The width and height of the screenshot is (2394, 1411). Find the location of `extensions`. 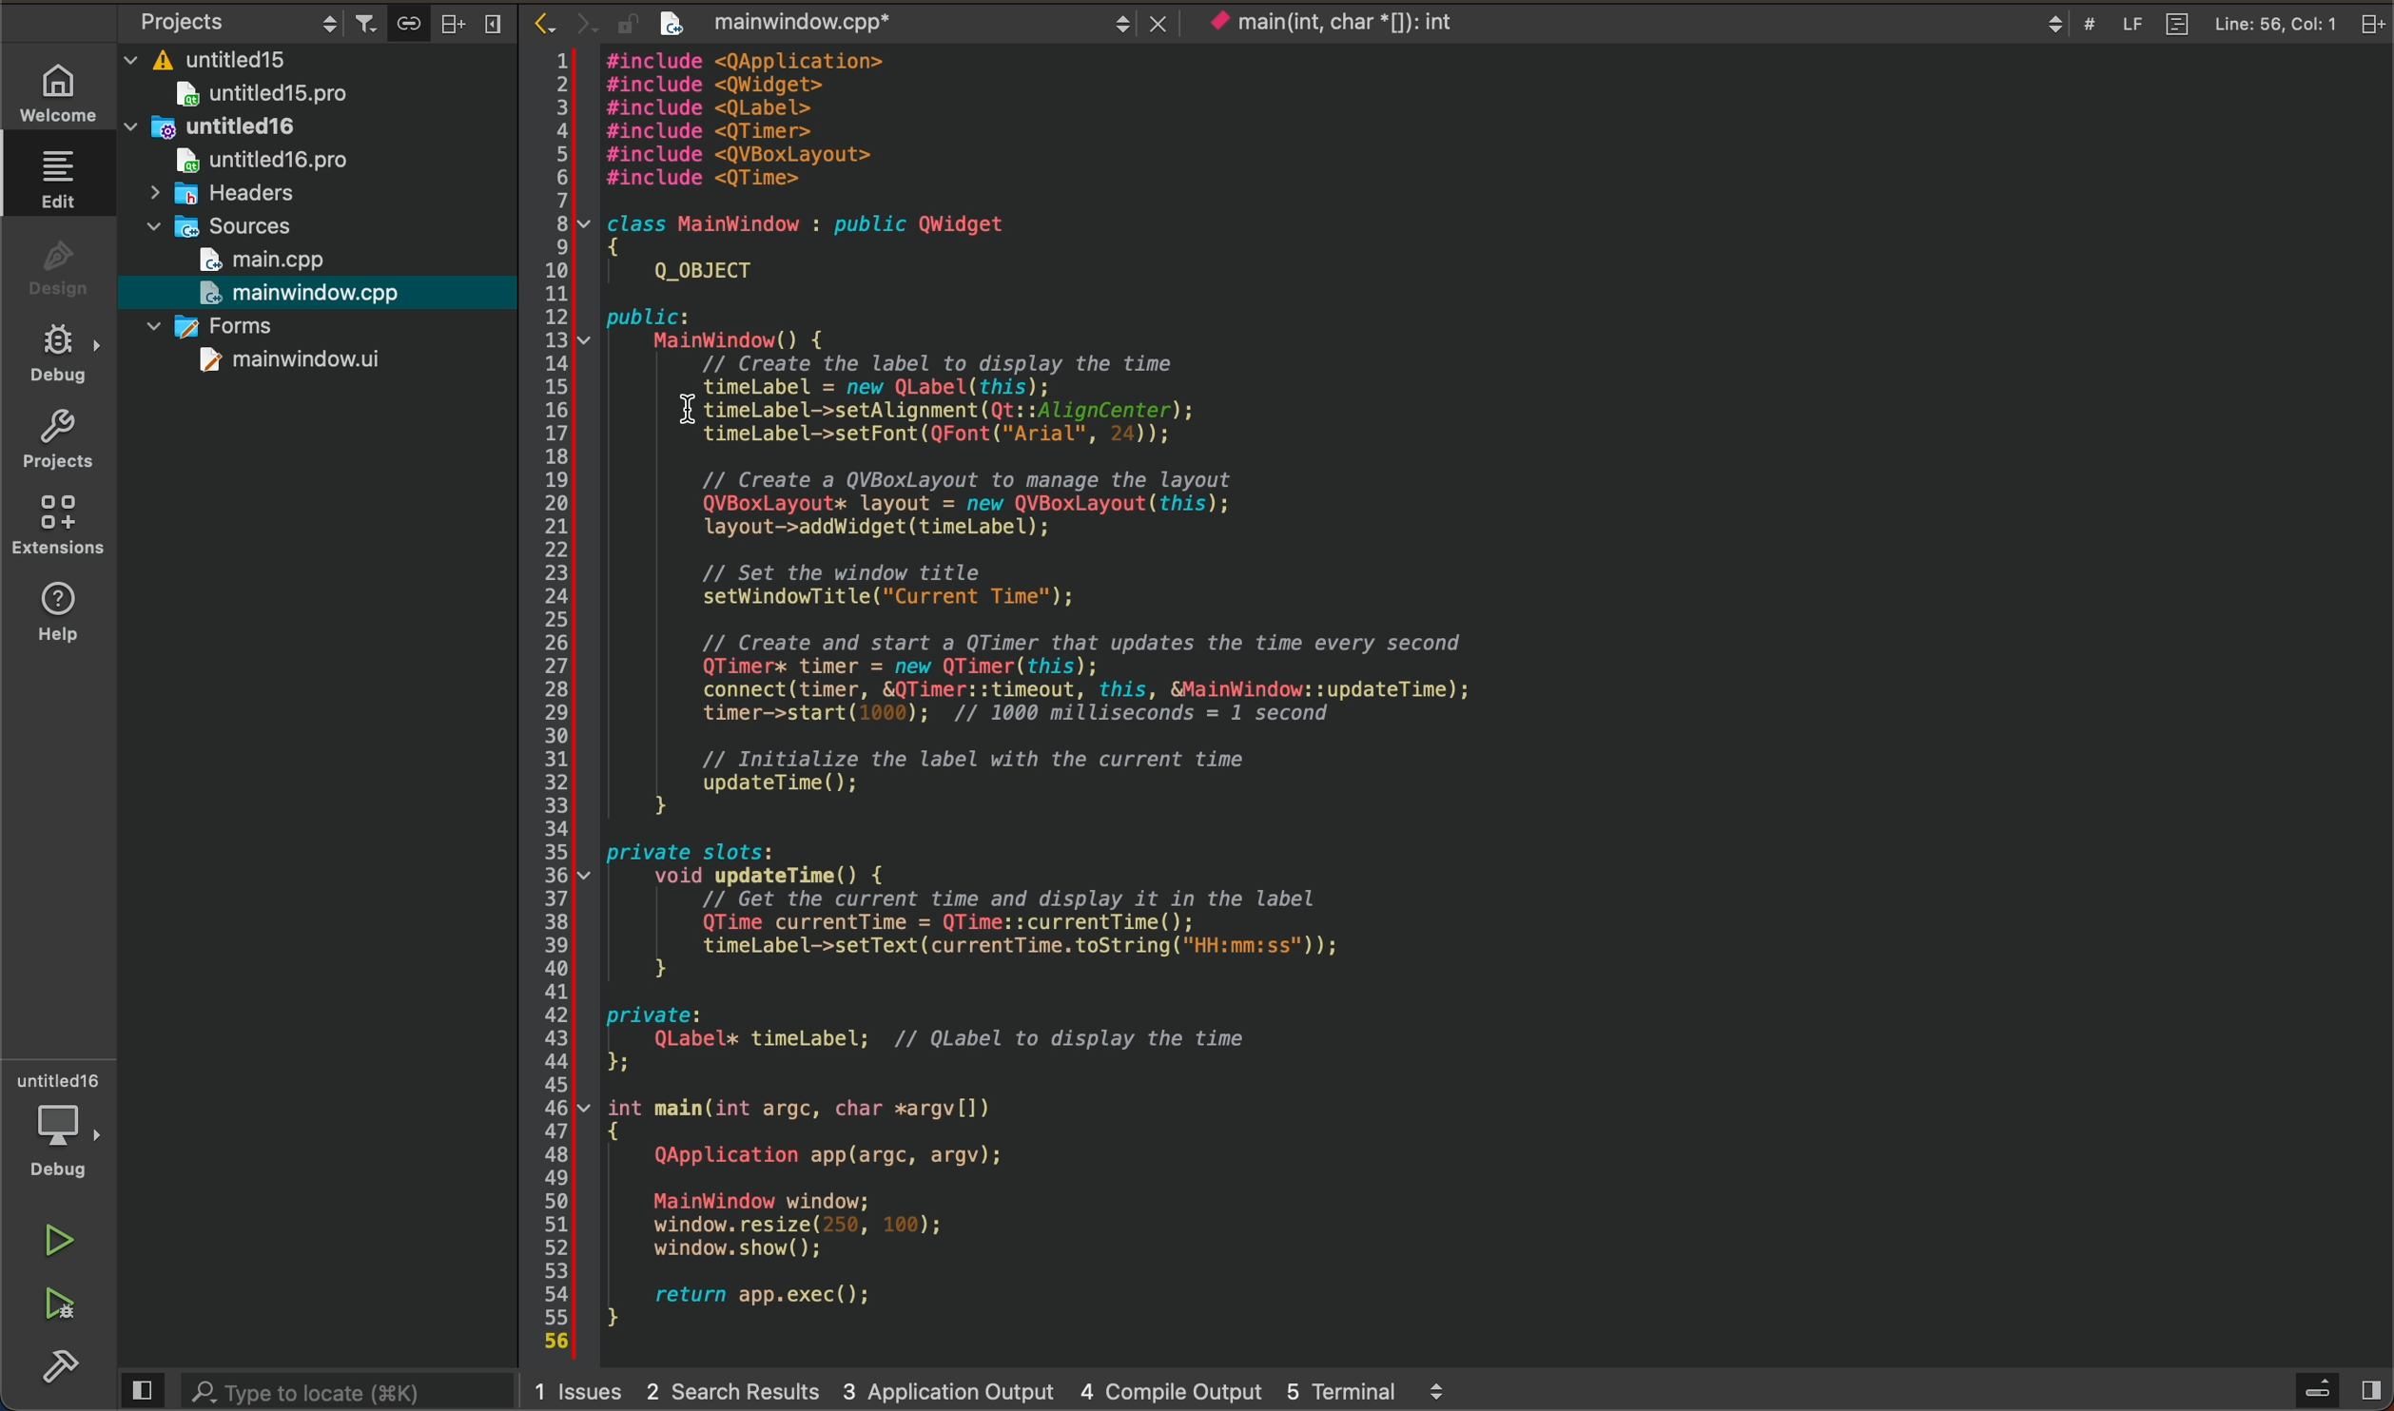

extensions is located at coordinates (57, 525).